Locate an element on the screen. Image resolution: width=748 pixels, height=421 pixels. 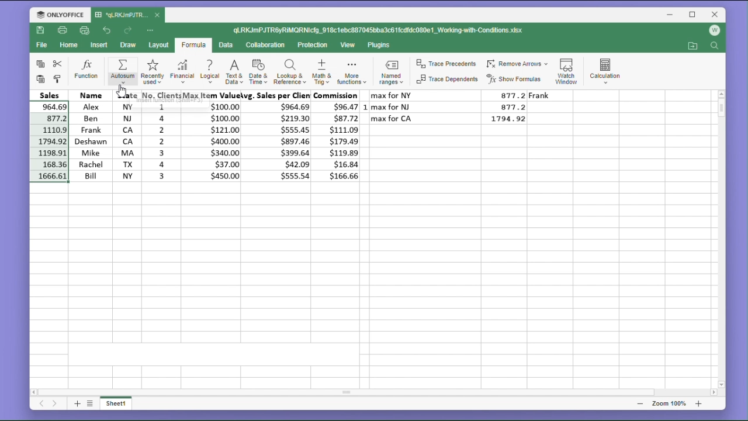
sheet 1 is located at coordinates (120, 405).